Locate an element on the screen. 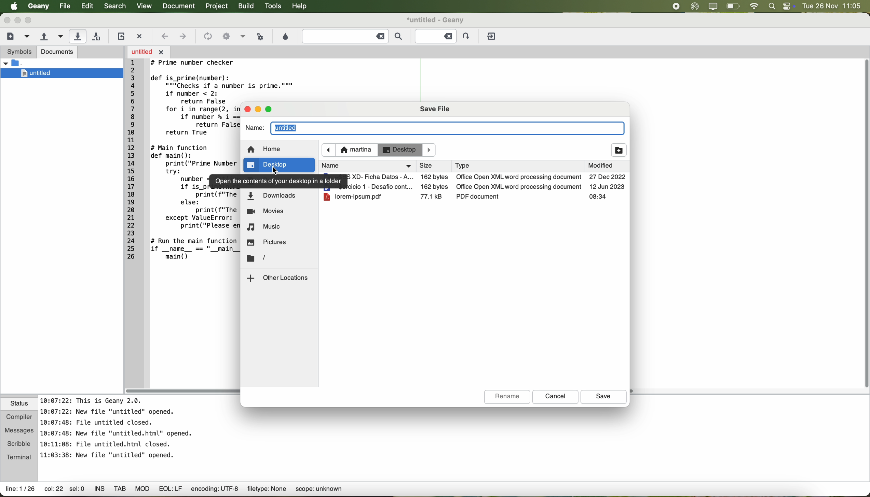  note is located at coordinates (279, 182).